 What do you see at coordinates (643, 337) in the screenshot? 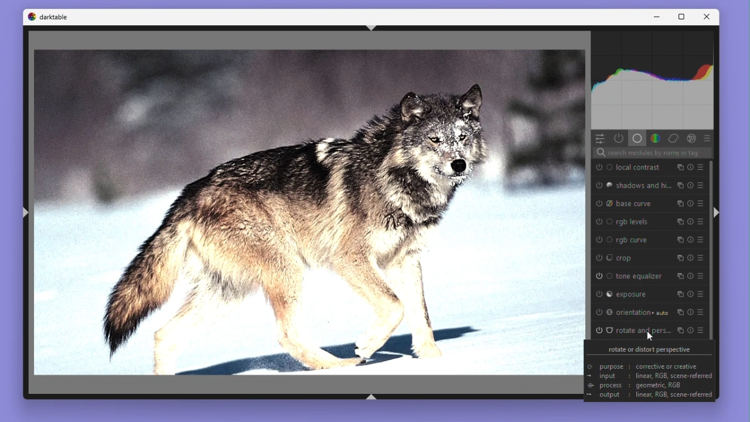
I see `Cursor` at bounding box center [643, 337].